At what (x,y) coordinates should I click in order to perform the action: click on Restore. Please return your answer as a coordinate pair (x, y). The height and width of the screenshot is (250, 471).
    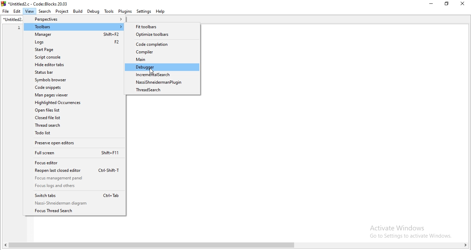
    Looking at the image, I should click on (447, 4).